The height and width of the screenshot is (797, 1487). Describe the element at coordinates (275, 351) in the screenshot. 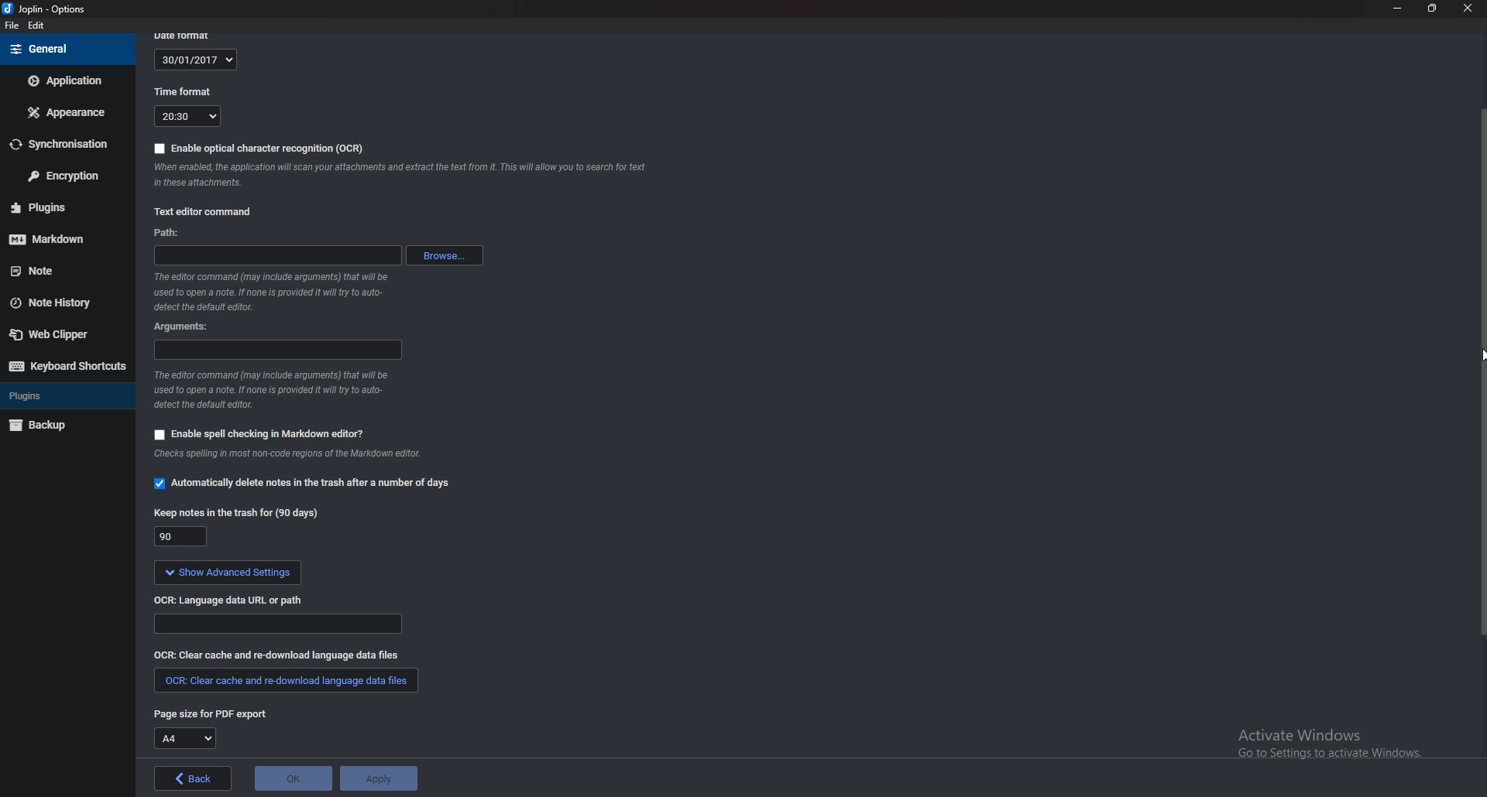

I see `arguments` at that location.